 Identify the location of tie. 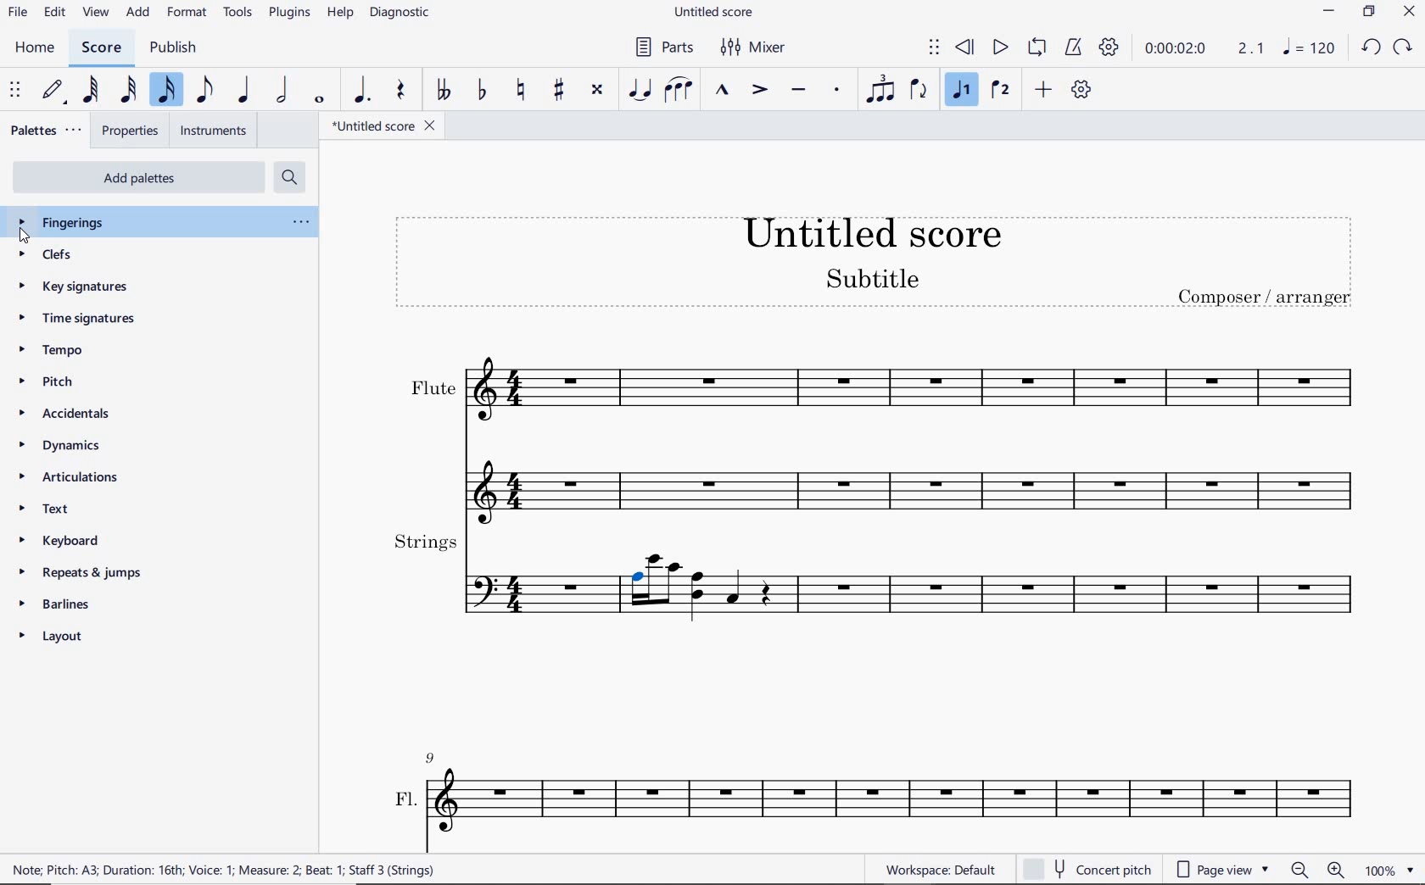
(638, 91).